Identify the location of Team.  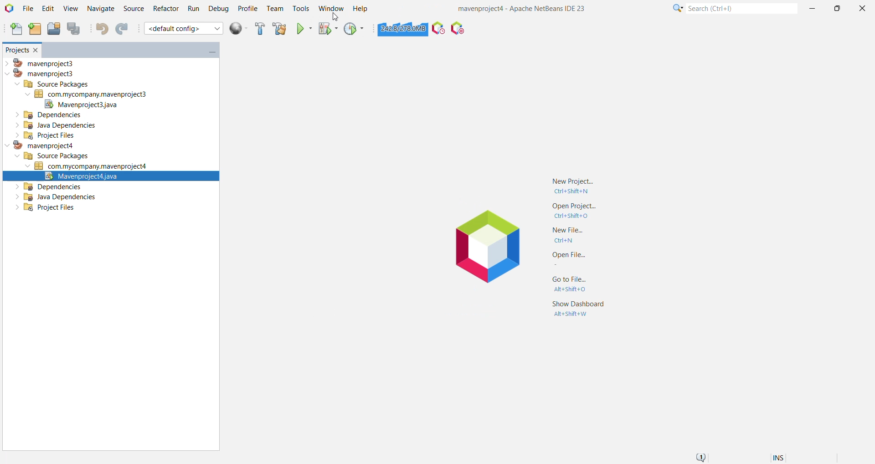
(275, 9).